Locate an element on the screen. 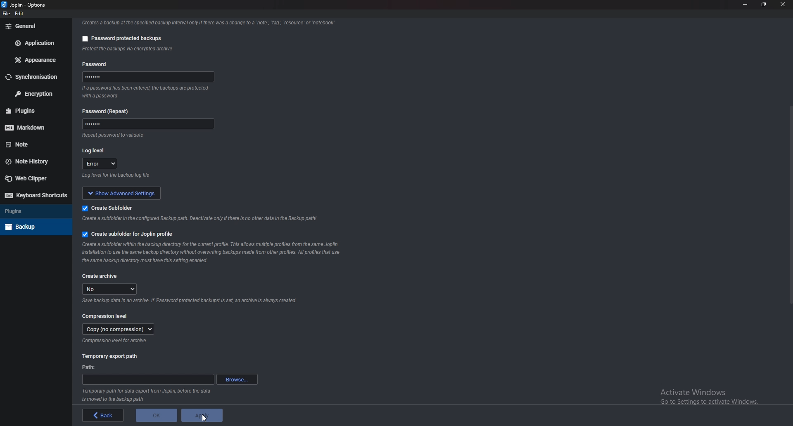 The width and height of the screenshot is (793, 426). file is located at coordinates (6, 14).